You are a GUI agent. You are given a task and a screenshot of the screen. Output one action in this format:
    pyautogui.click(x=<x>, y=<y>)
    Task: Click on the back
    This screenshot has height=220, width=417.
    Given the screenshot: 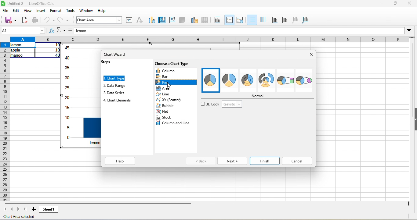 What is the action you would take?
    pyautogui.click(x=200, y=161)
    